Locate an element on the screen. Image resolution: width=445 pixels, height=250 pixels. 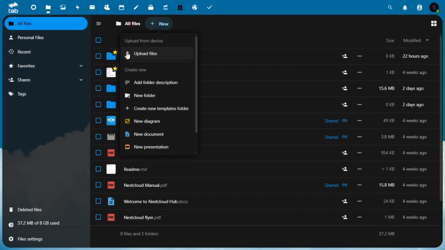
scroll bar is located at coordinates (197, 85).